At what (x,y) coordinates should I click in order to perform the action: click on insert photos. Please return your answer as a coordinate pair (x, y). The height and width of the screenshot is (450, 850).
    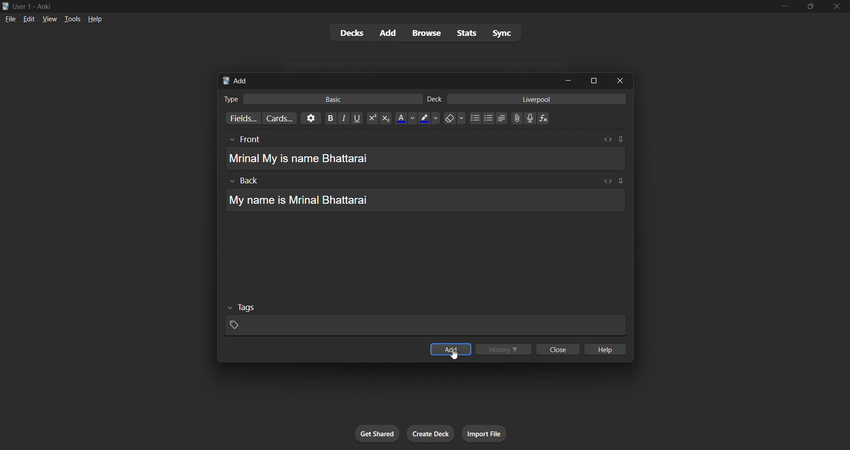
    Looking at the image, I should click on (515, 118).